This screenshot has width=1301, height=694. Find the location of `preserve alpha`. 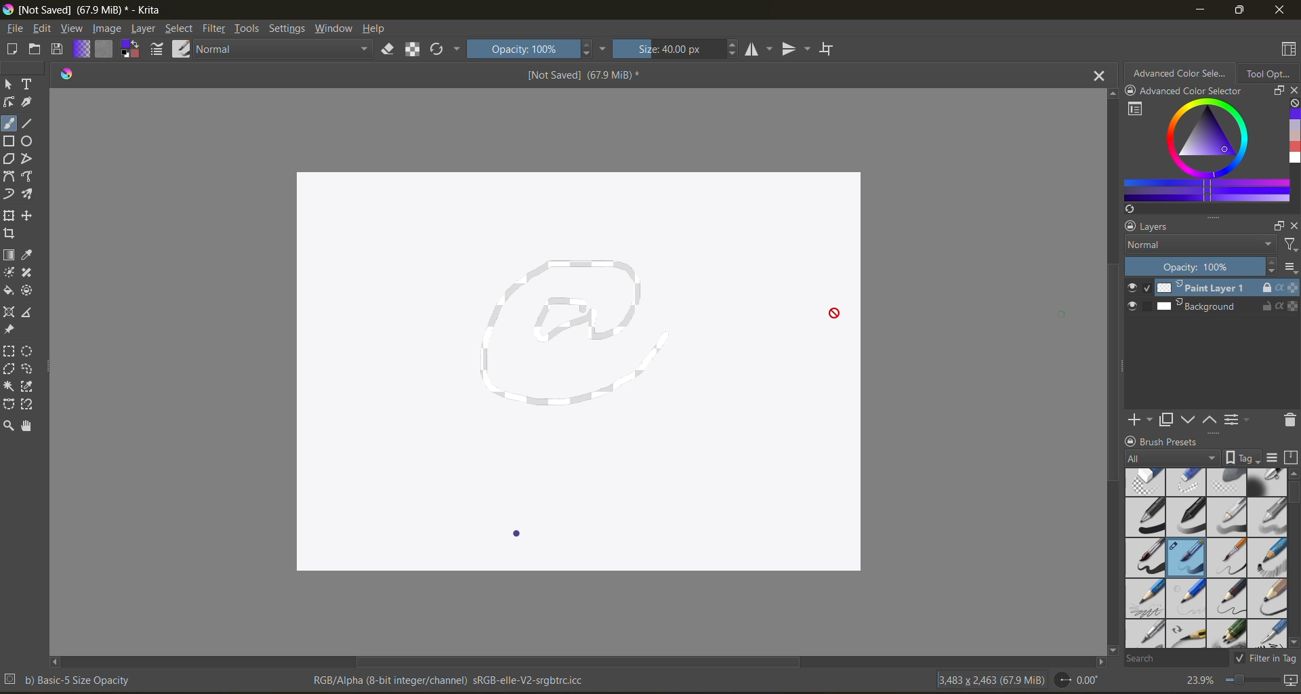

preserve alpha is located at coordinates (413, 49).